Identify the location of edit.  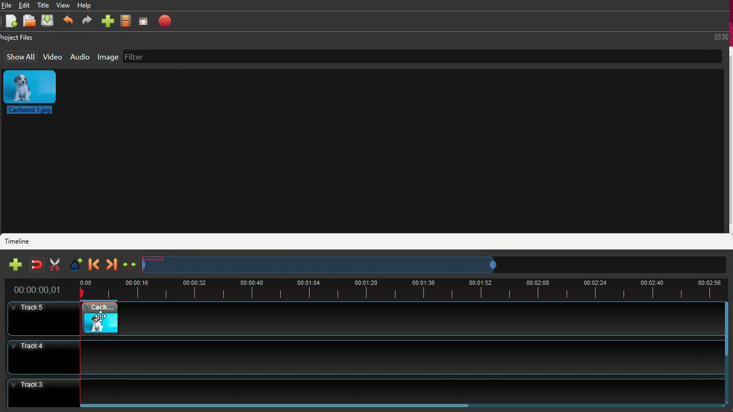
(25, 5).